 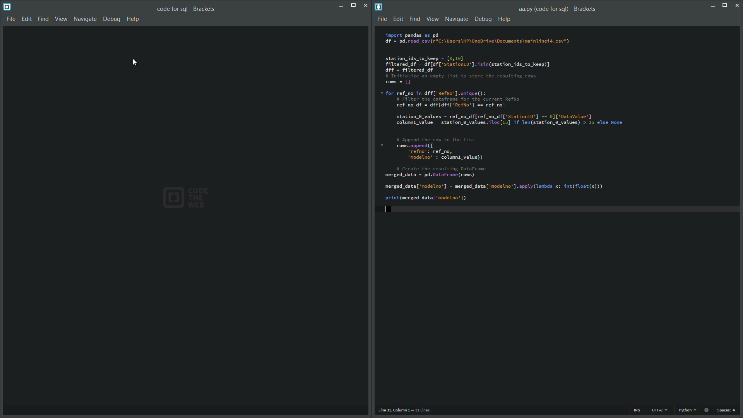 What do you see at coordinates (636, 410) in the screenshot?
I see `INS` at bounding box center [636, 410].